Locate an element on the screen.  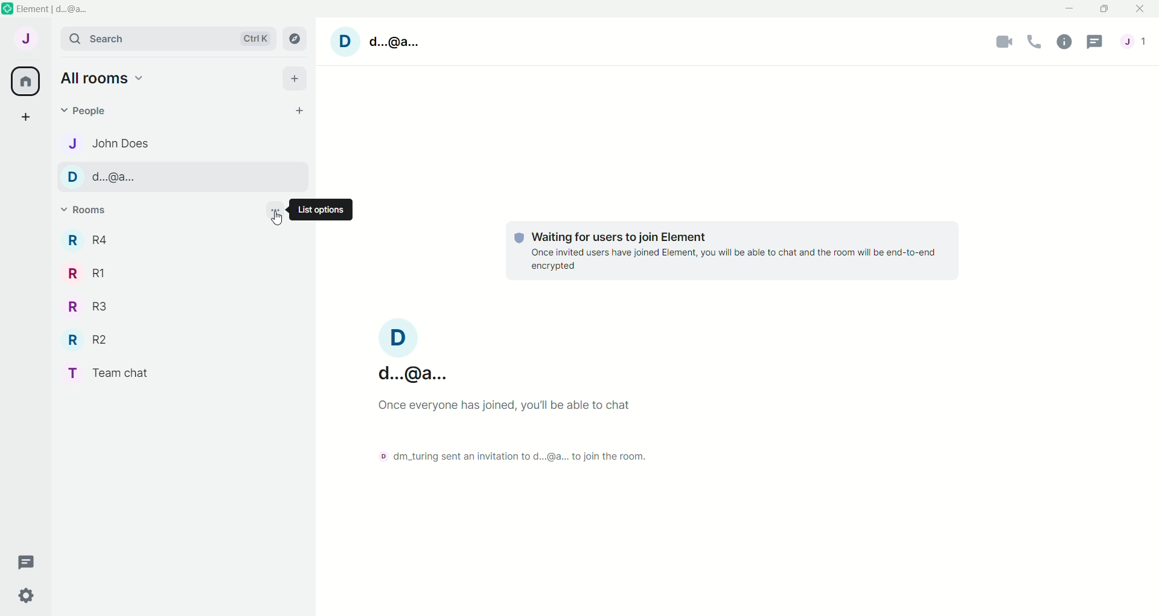
Room Info is located at coordinates (1066, 40).